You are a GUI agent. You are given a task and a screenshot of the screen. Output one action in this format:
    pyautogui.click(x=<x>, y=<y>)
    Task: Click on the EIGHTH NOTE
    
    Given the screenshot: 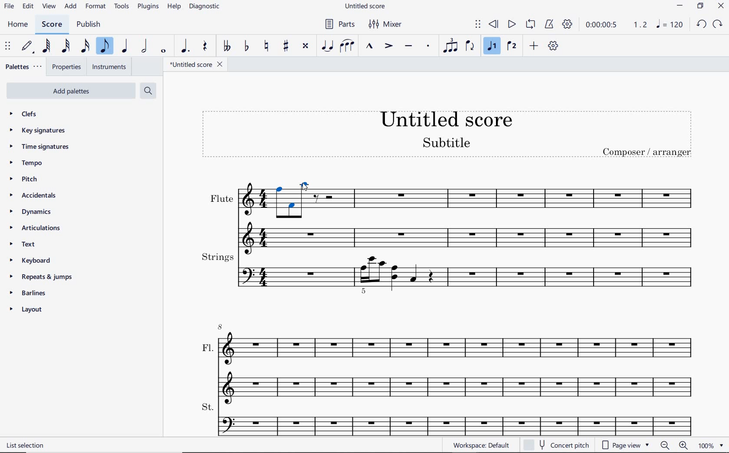 What is the action you would take?
    pyautogui.click(x=105, y=46)
    